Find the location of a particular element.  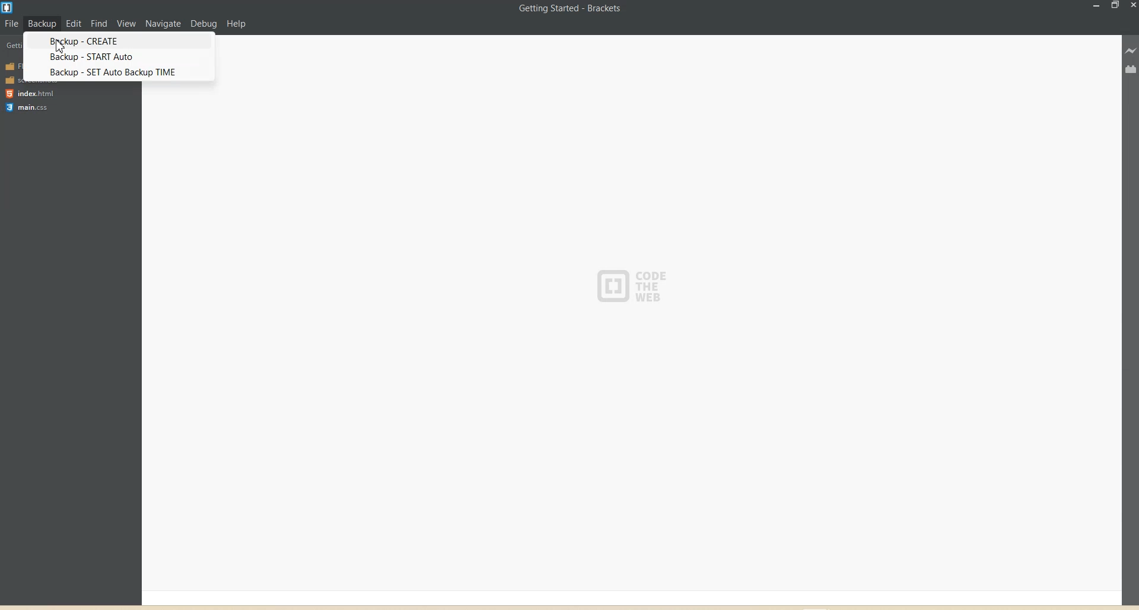

CODE THE WEB is located at coordinates (638, 283).